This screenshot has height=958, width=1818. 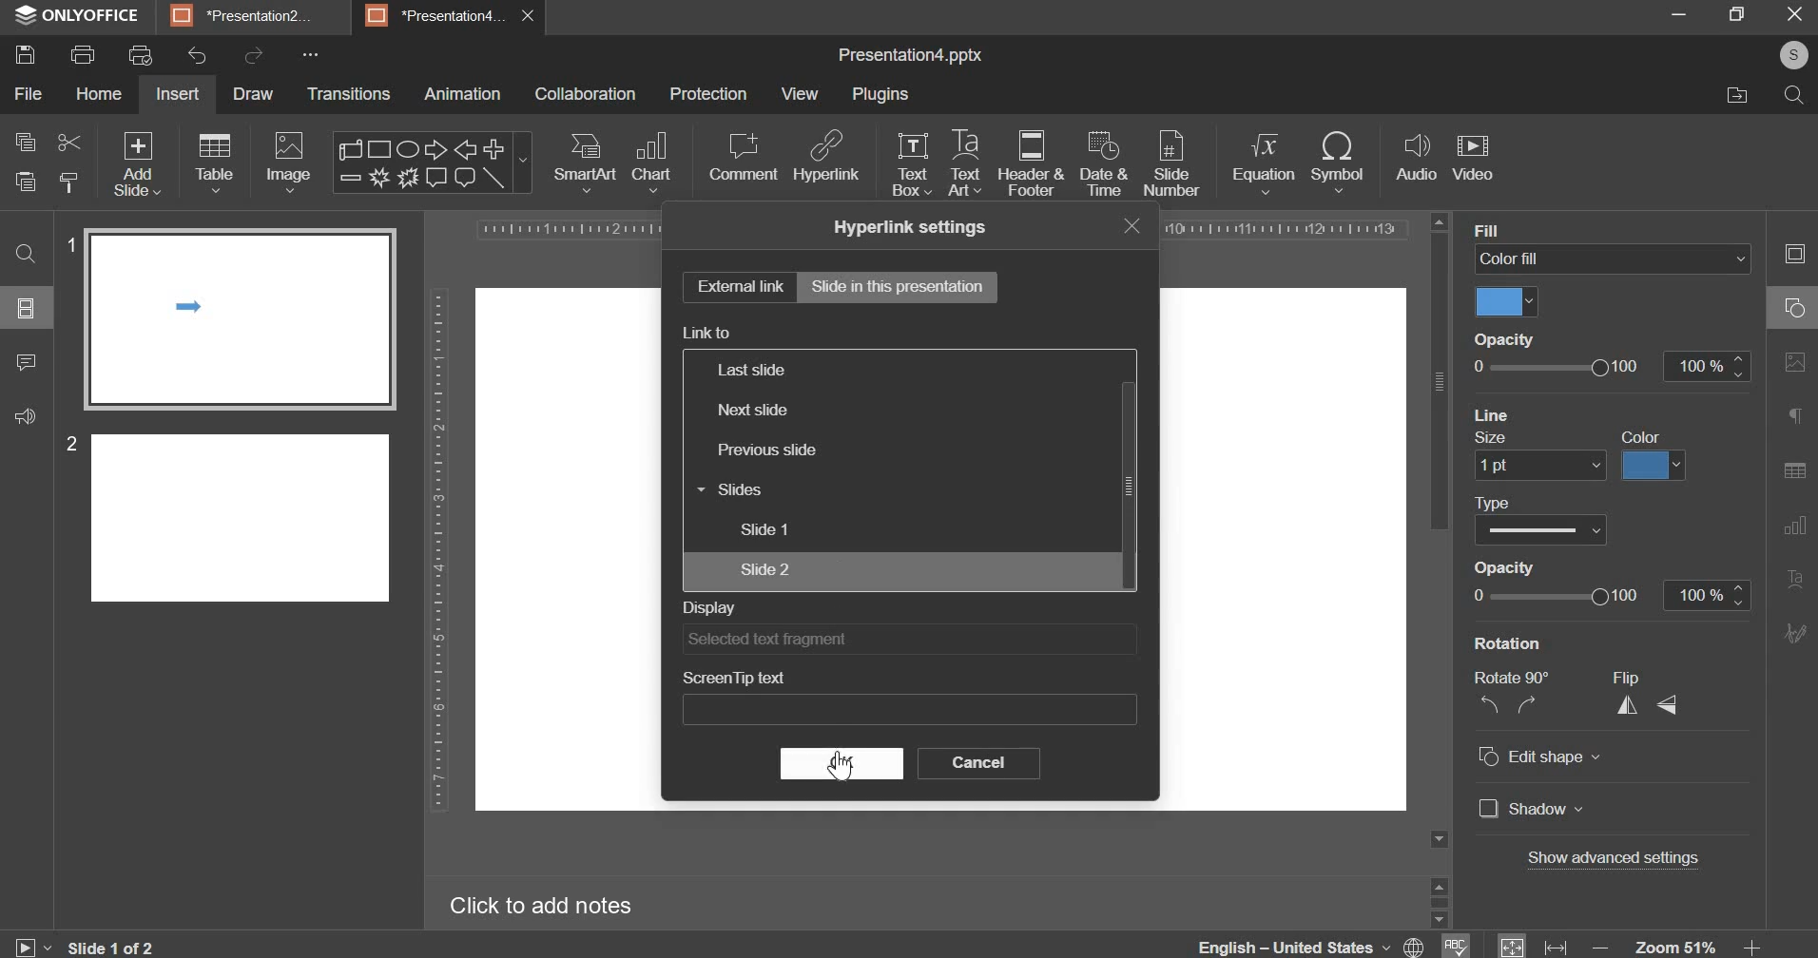 What do you see at coordinates (1527, 809) in the screenshot?
I see `] Shadow` at bounding box center [1527, 809].